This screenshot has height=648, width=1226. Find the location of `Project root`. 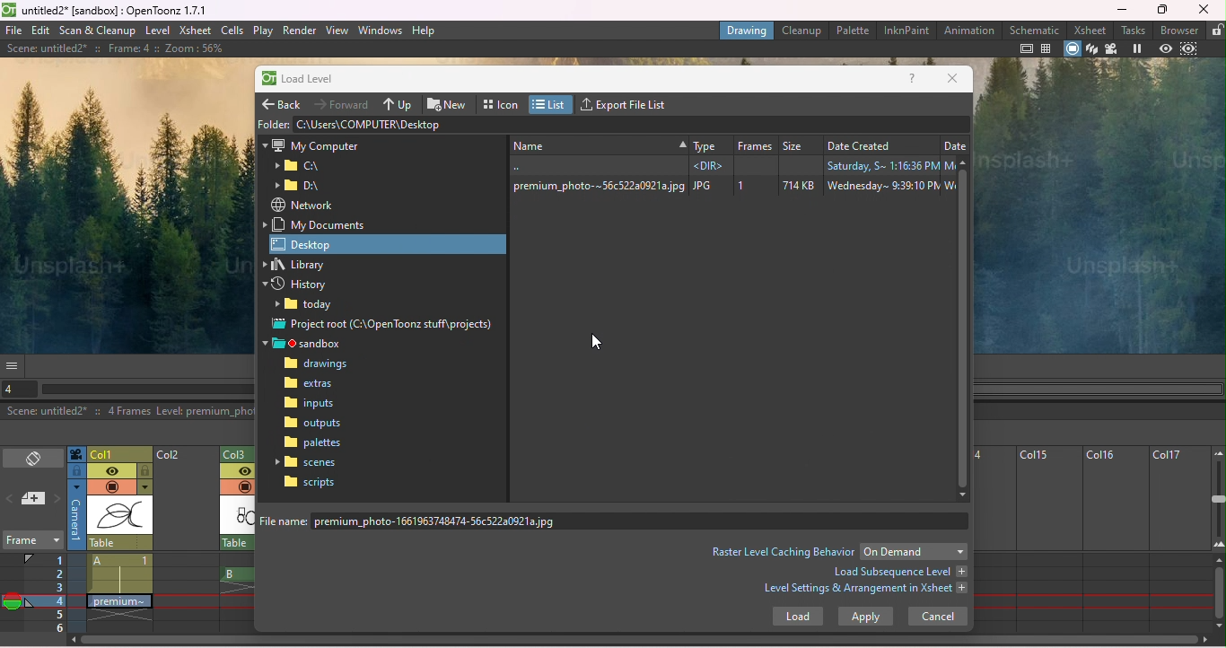

Project root is located at coordinates (384, 326).